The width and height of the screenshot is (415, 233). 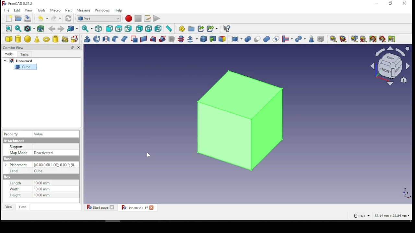 What do you see at coordinates (334, 39) in the screenshot?
I see `measure linear` at bounding box center [334, 39].